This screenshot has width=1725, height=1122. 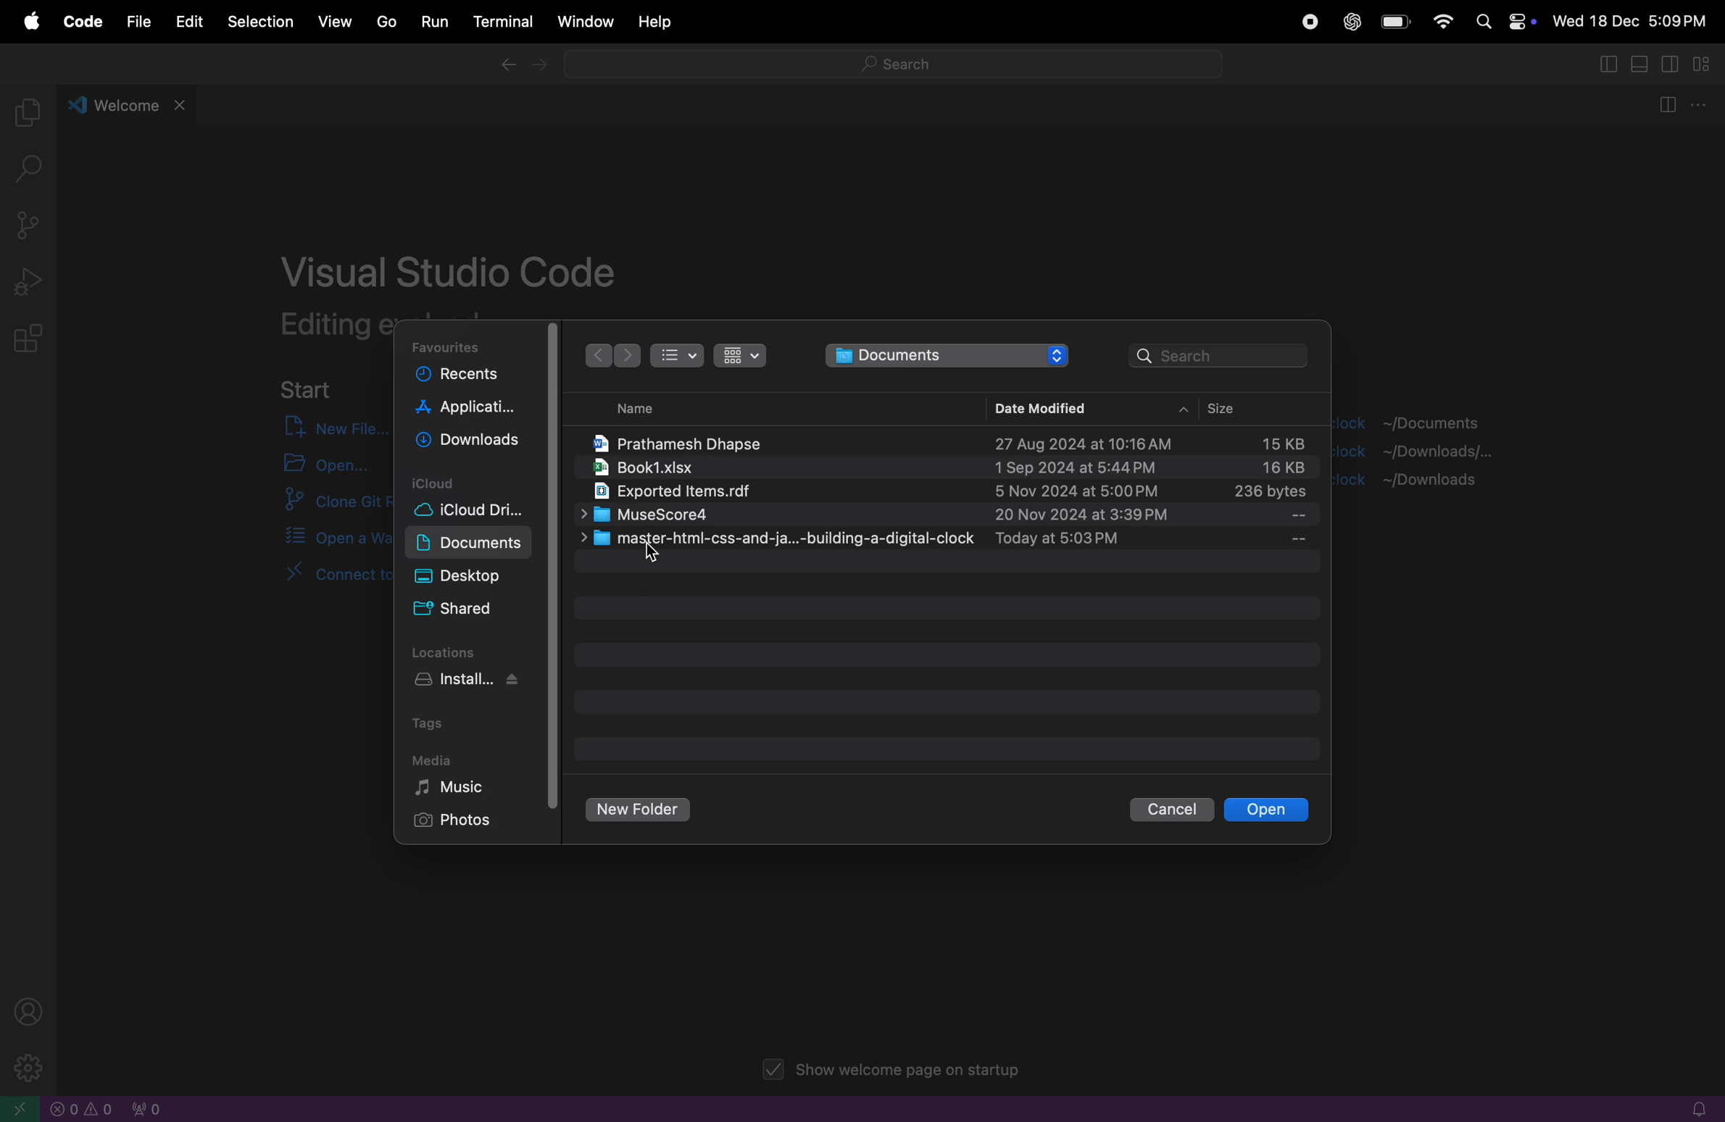 I want to click on view port, so click(x=145, y=1108).